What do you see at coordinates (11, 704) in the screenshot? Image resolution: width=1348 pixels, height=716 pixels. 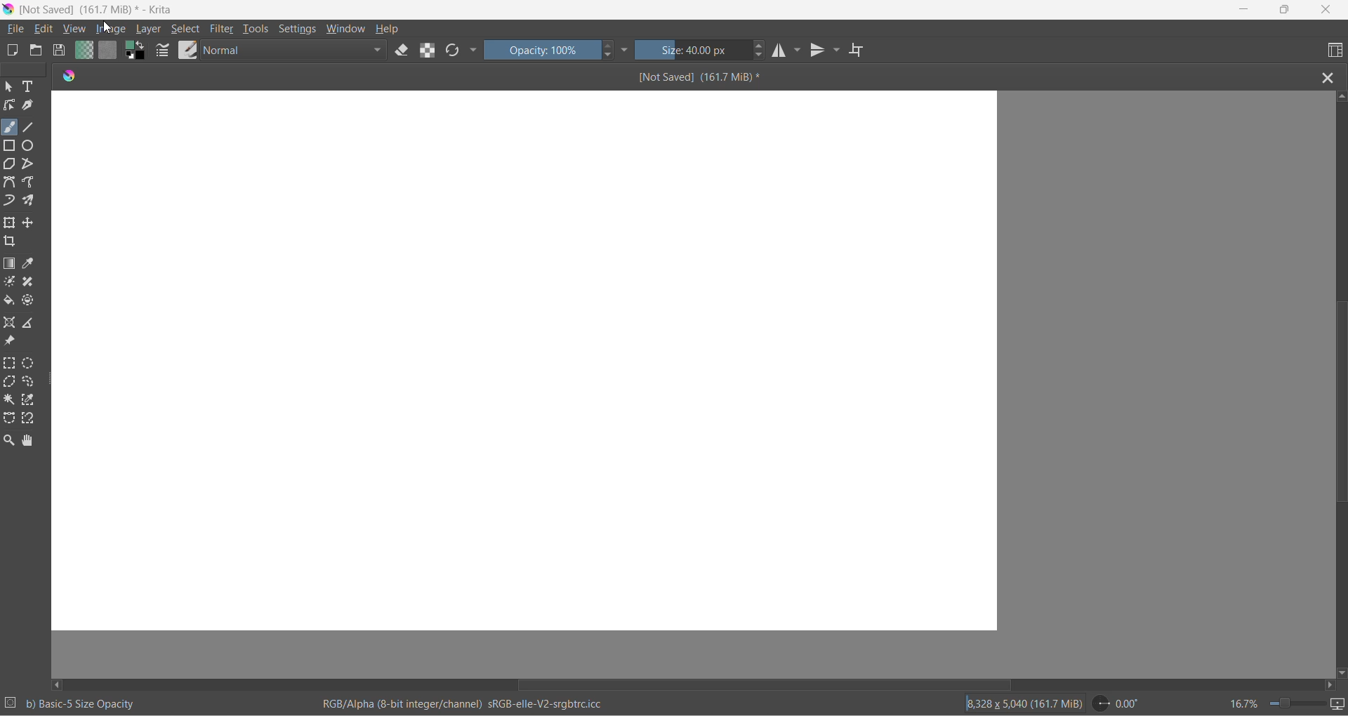 I see `number of selections` at bounding box center [11, 704].